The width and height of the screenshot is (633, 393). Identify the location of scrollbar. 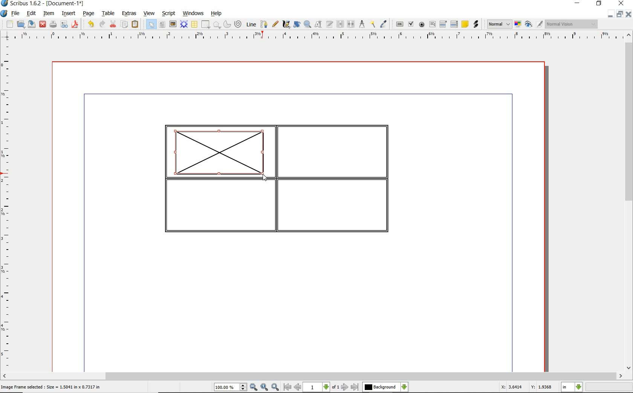
(628, 202).